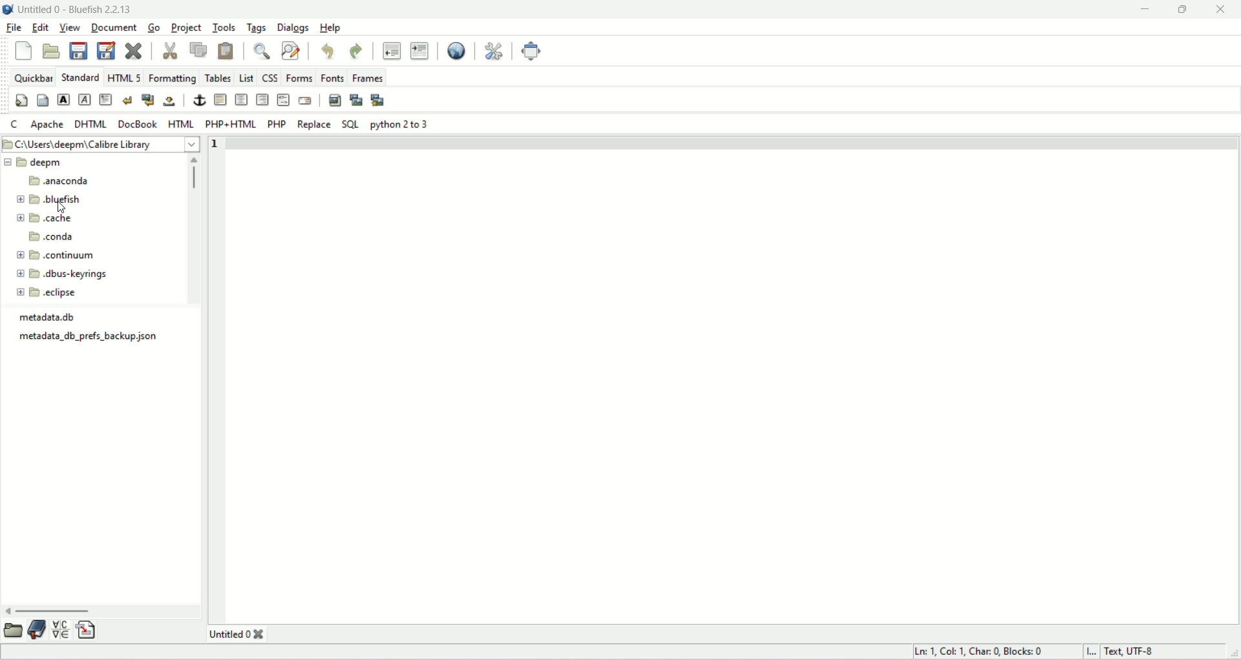  Describe the element at coordinates (282, 99) in the screenshot. I see `HTML comment` at that location.